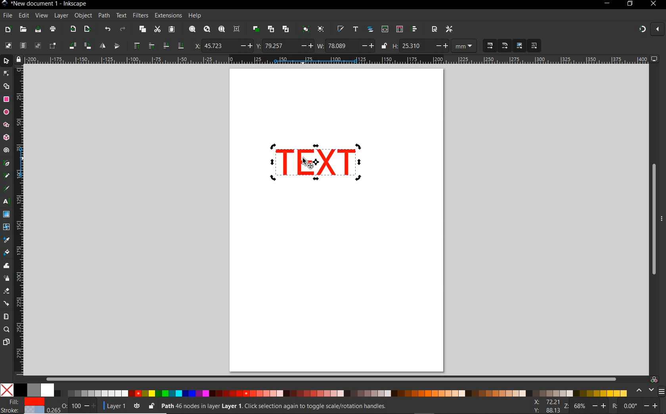 The height and width of the screenshot is (414, 666). What do you see at coordinates (7, 226) in the screenshot?
I see `MESH TOOL` at bounding box center [7, 226].